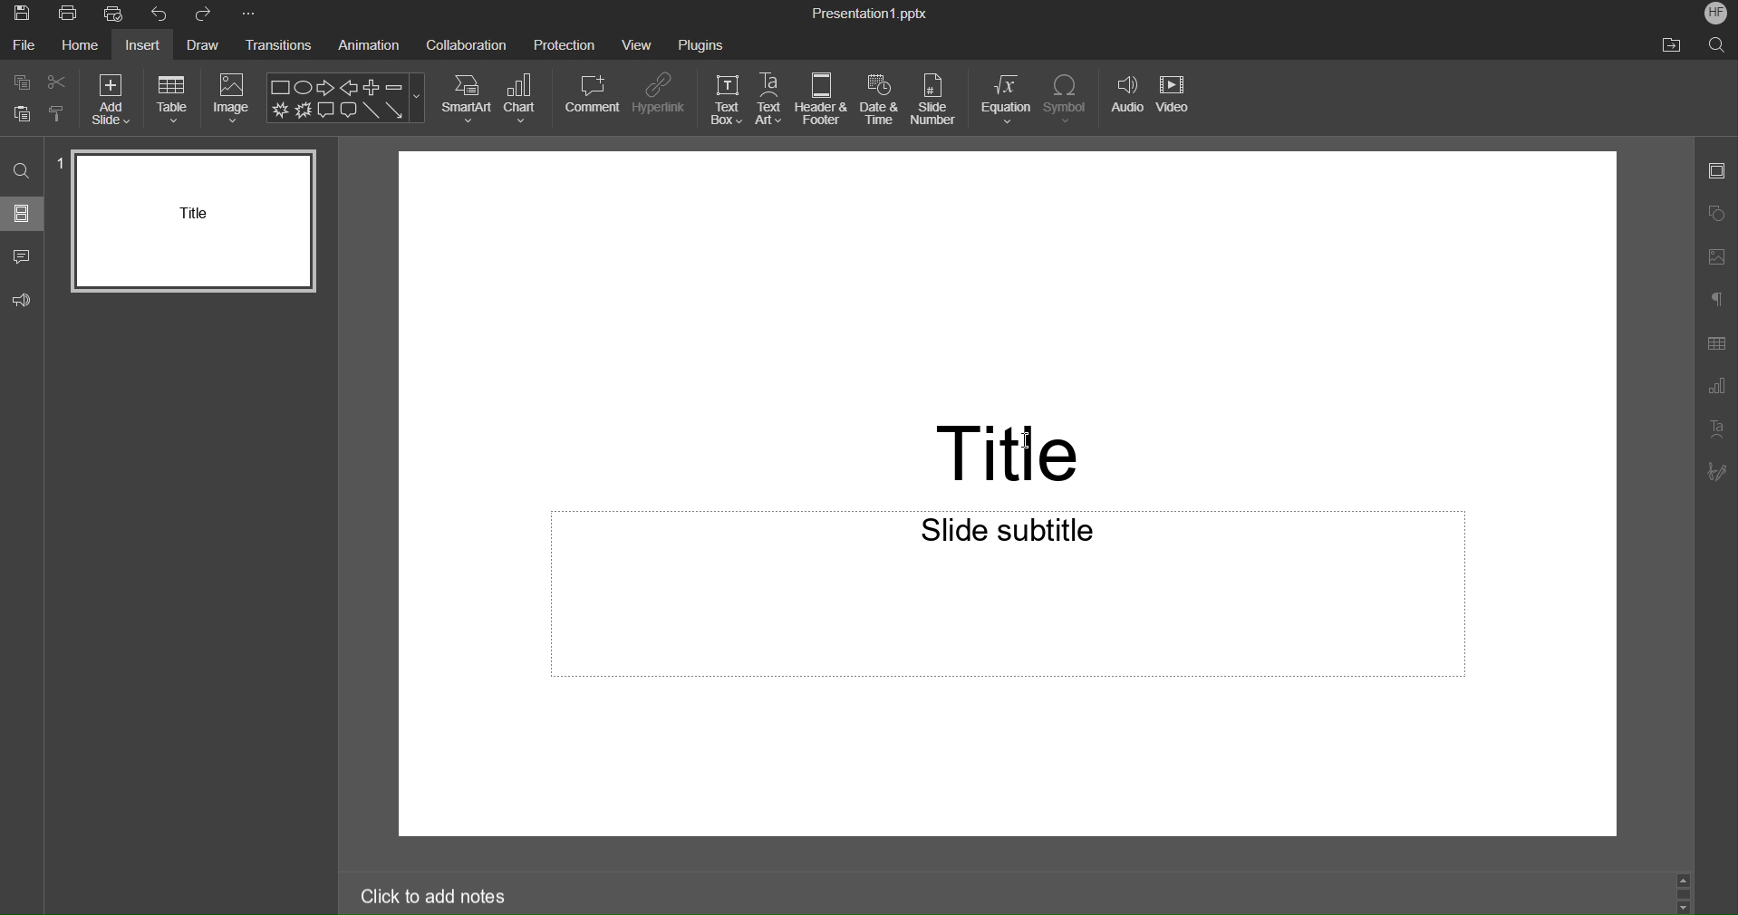  I want to click on More, so click(253, 15).